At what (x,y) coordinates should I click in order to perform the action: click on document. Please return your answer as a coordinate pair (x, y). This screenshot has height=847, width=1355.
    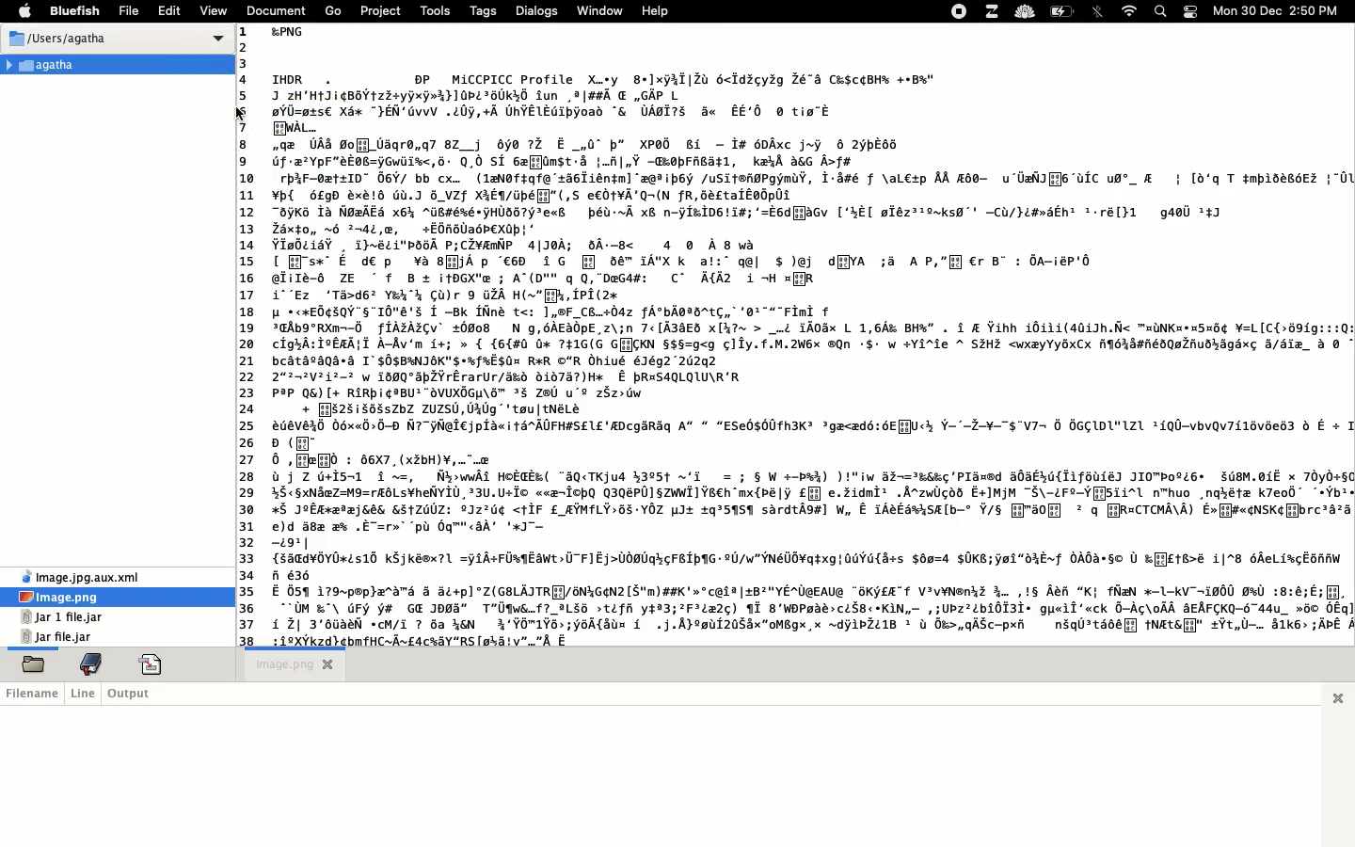
    Looking at the image, I should click on (275, 10).